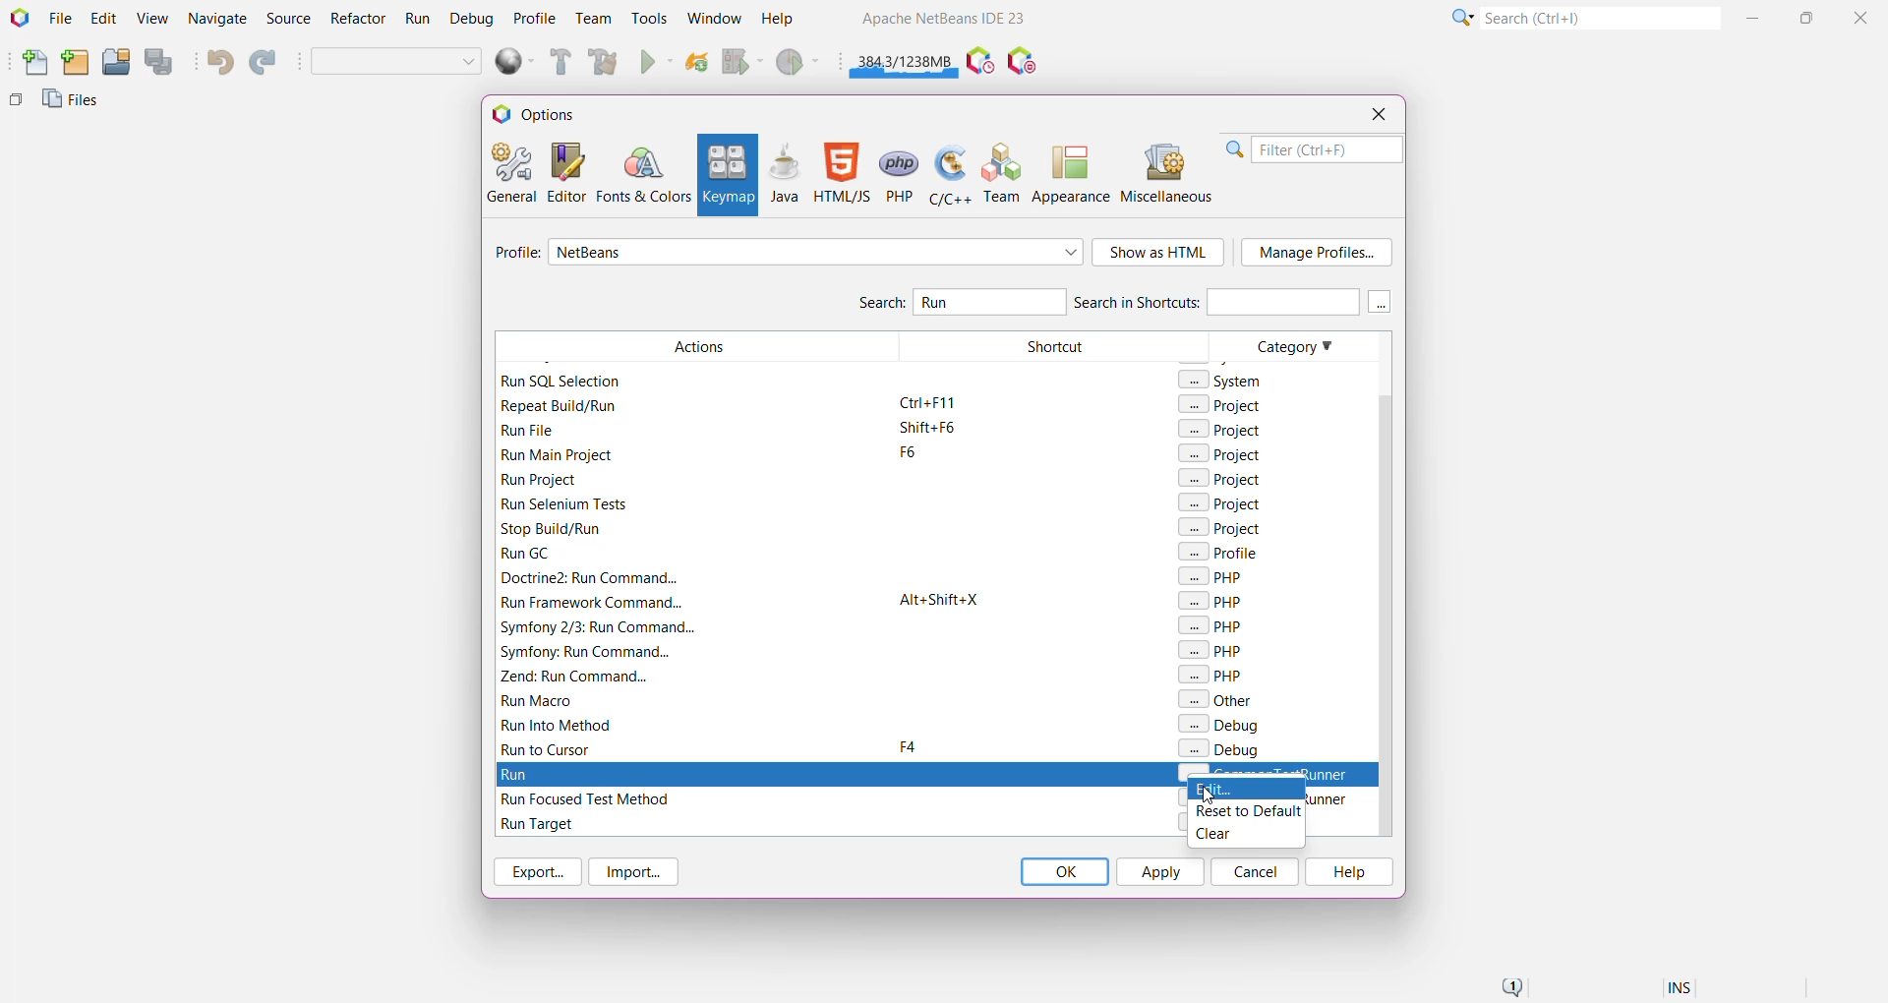 The height and width of the screenshot is (1003, 1888). What do you see at coordinates (1248, 794) in the screenshot?
I see `Edit` at bounding box center [1248, 794].